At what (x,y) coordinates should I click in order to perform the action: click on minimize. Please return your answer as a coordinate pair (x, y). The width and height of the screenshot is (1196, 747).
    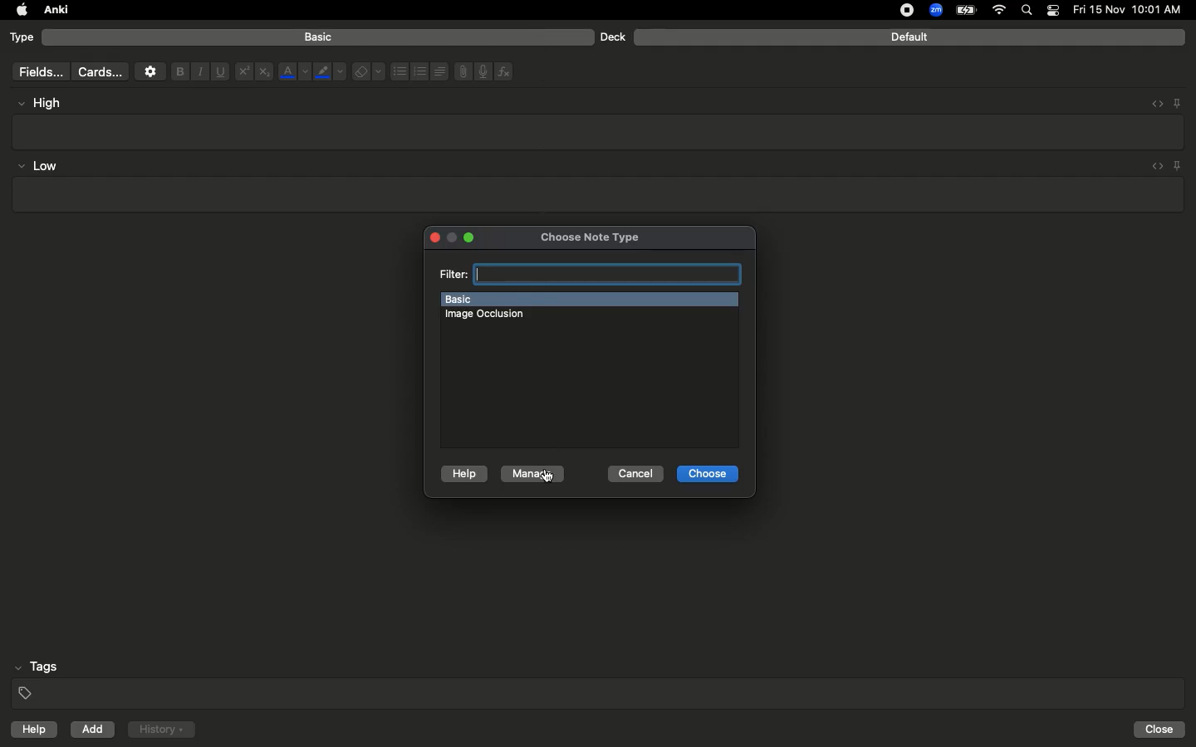
    Looking at the image, I should click on (452, 236).